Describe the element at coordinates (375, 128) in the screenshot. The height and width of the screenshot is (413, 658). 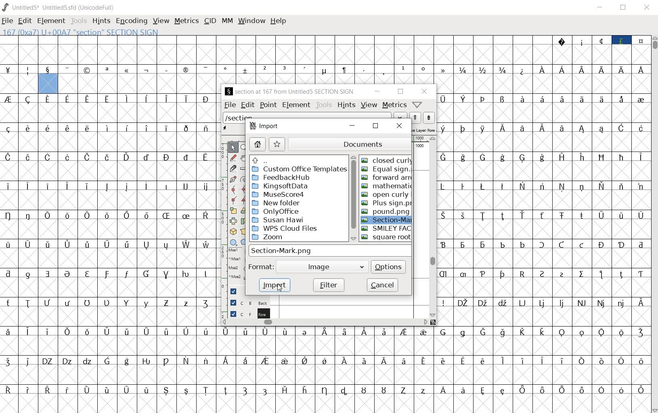
I see `restore` at that location.